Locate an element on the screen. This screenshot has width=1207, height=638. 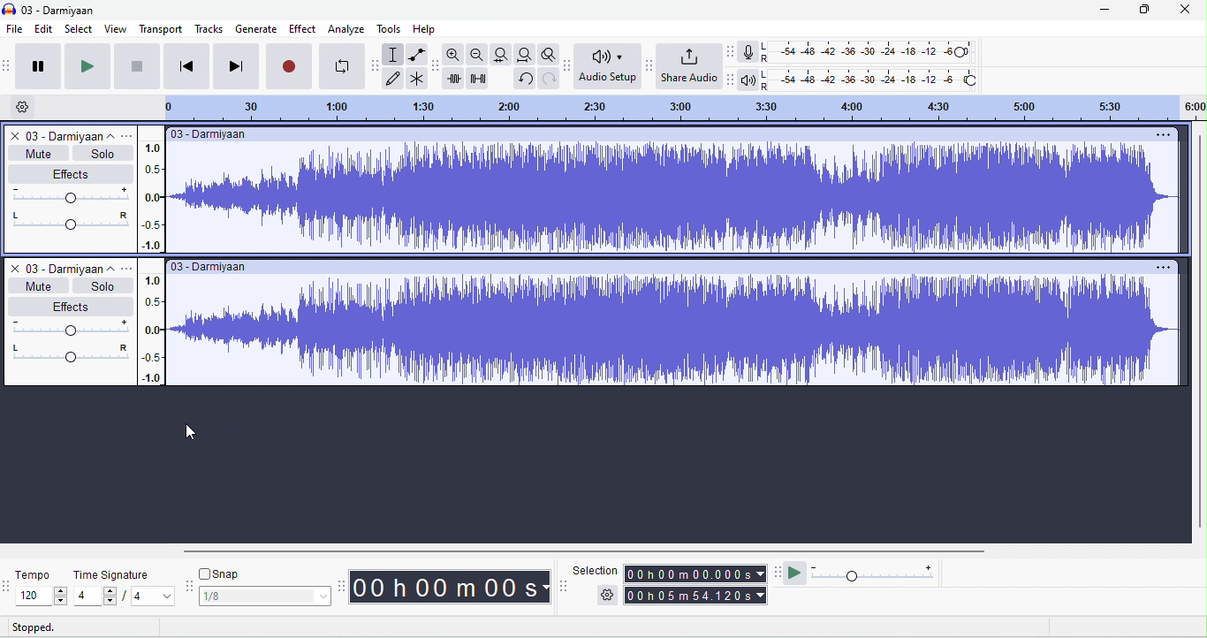
tracks is located at coordinates (208, 30).